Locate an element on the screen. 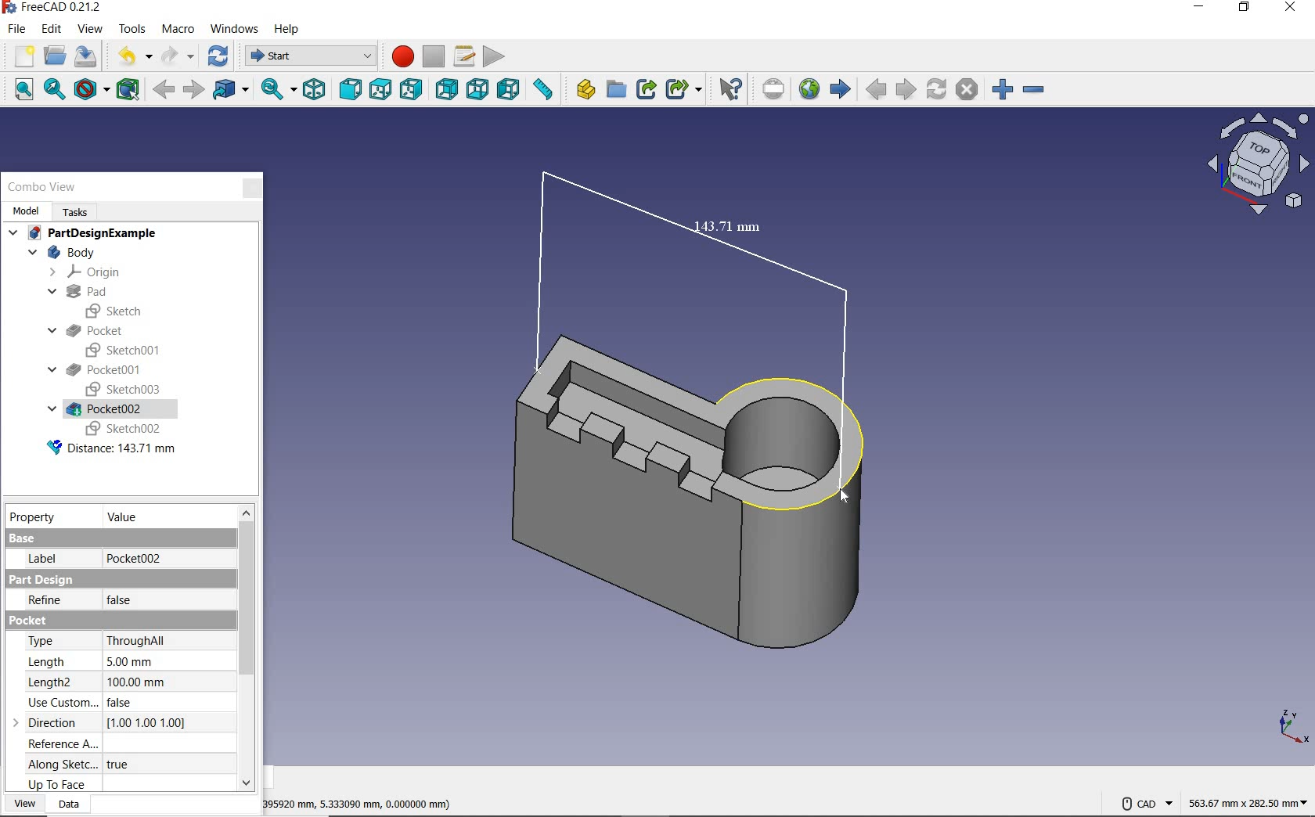 This screenshot has width=1315, height=817. front is located at coordinates (350, 90).